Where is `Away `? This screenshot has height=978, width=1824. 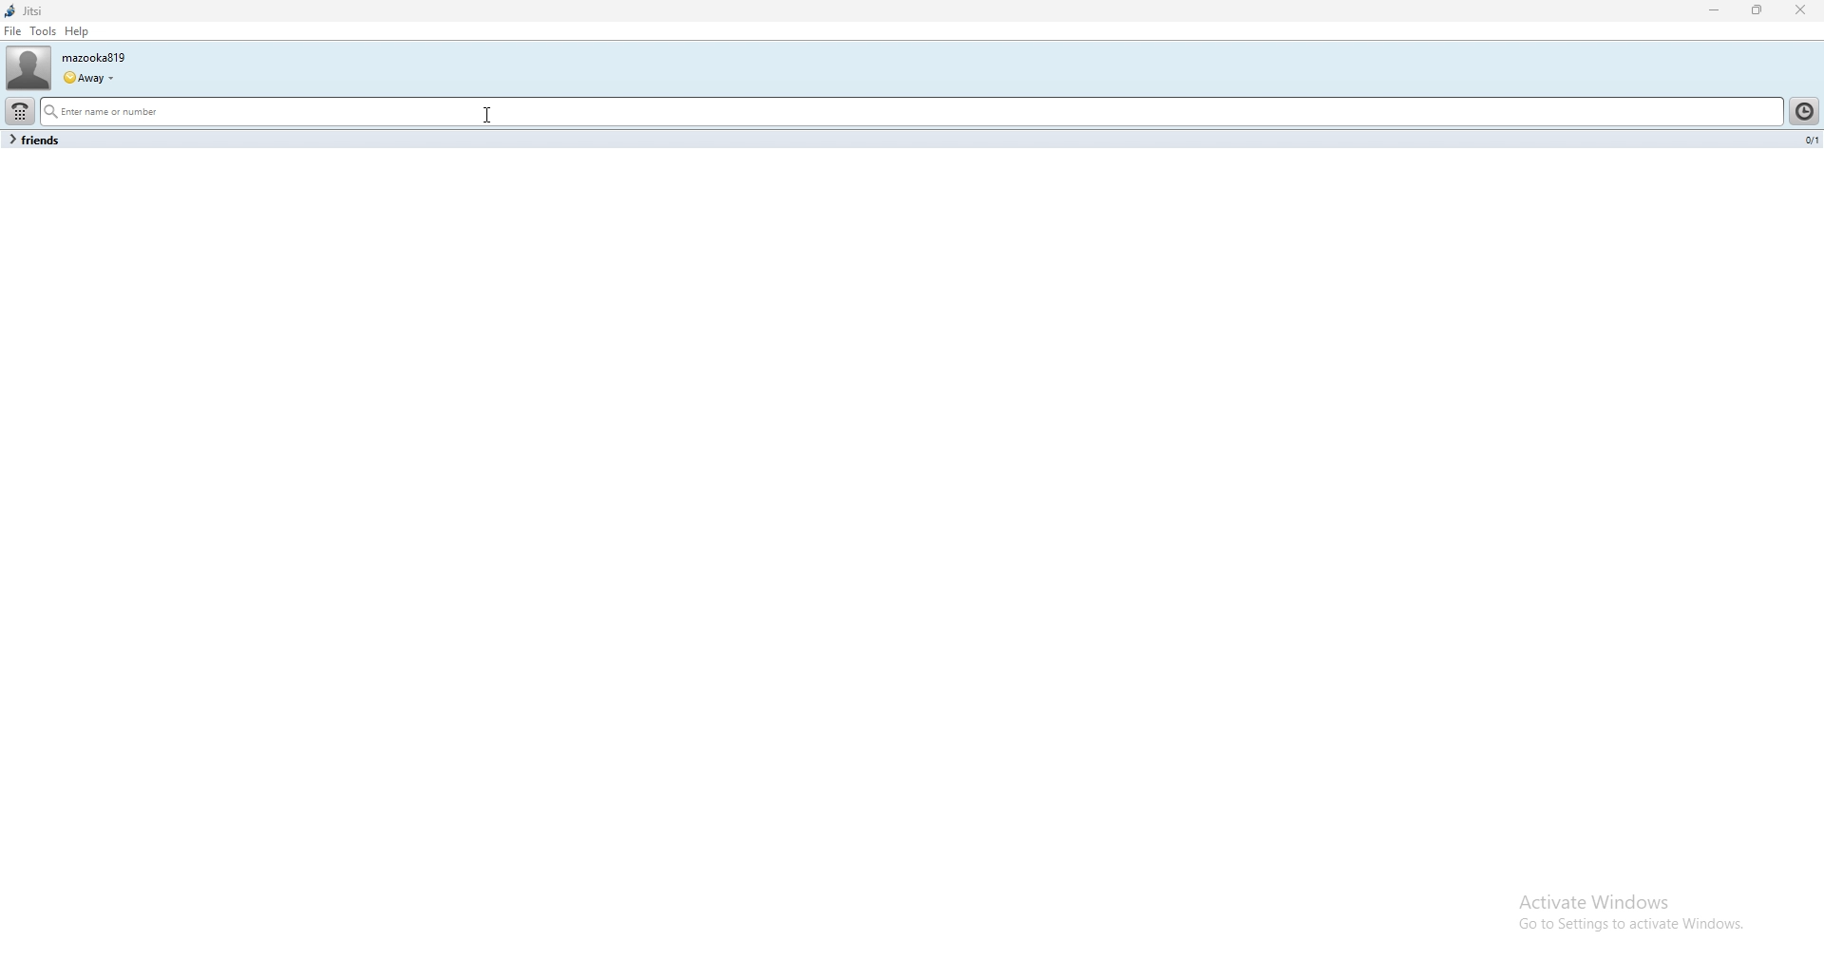
Away  is located at coordinates (90, 75).